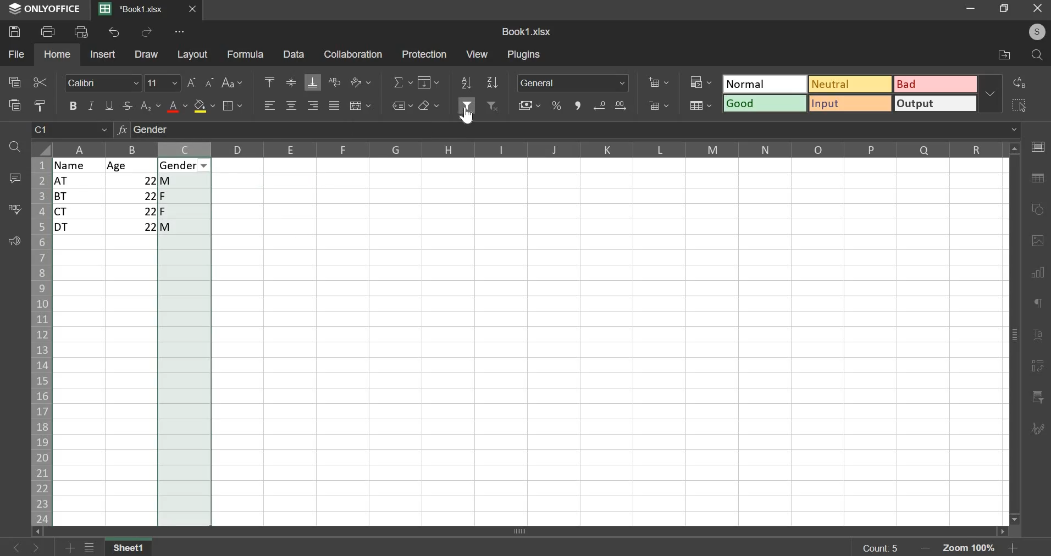 The width and height of the screenshot is (1051, 556). What do you see at coordinates (132, 180) in the screenshot?
I see `22` at bounding box center [132, 180].